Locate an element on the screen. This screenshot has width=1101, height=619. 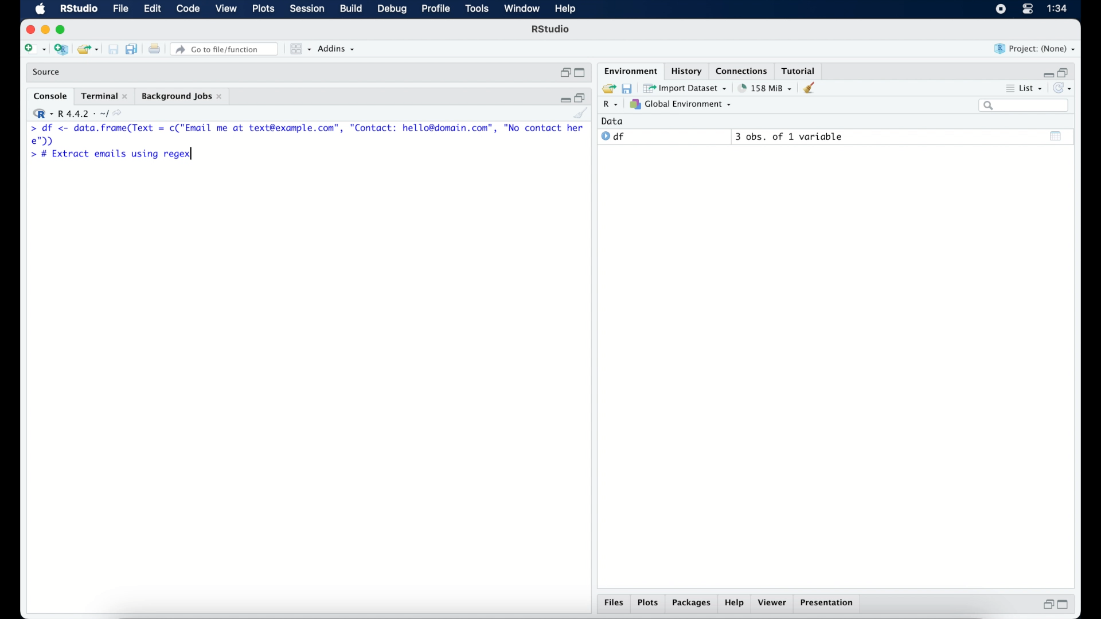
> # Extract emails using regex| is located at coordinates (110, 155).